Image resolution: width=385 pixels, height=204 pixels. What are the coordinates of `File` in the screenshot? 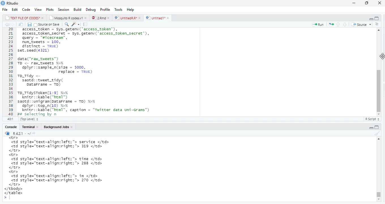 It's located at (5, 9).